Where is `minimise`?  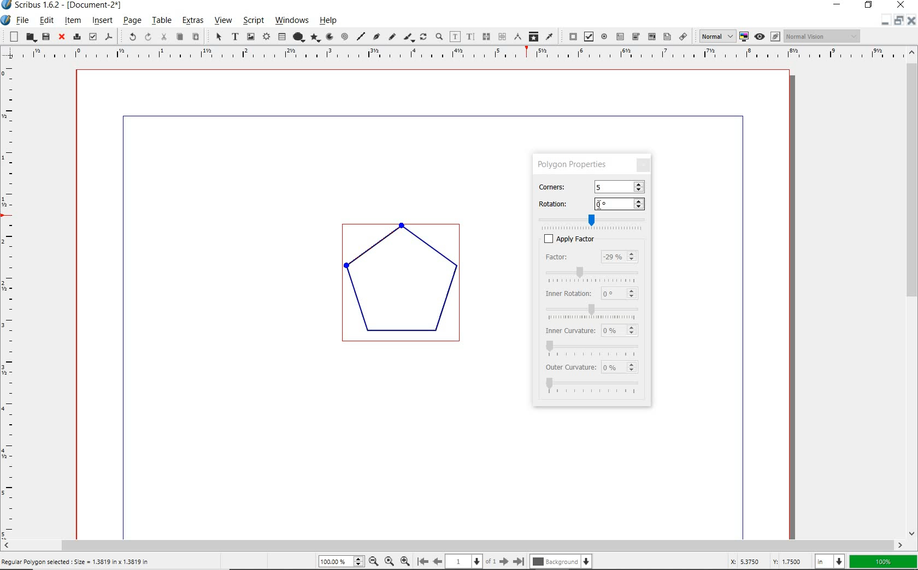 minimise is located at coordinates (882, 21).